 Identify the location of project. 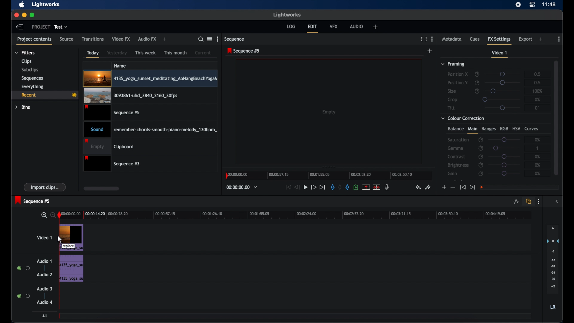
(41, 27).